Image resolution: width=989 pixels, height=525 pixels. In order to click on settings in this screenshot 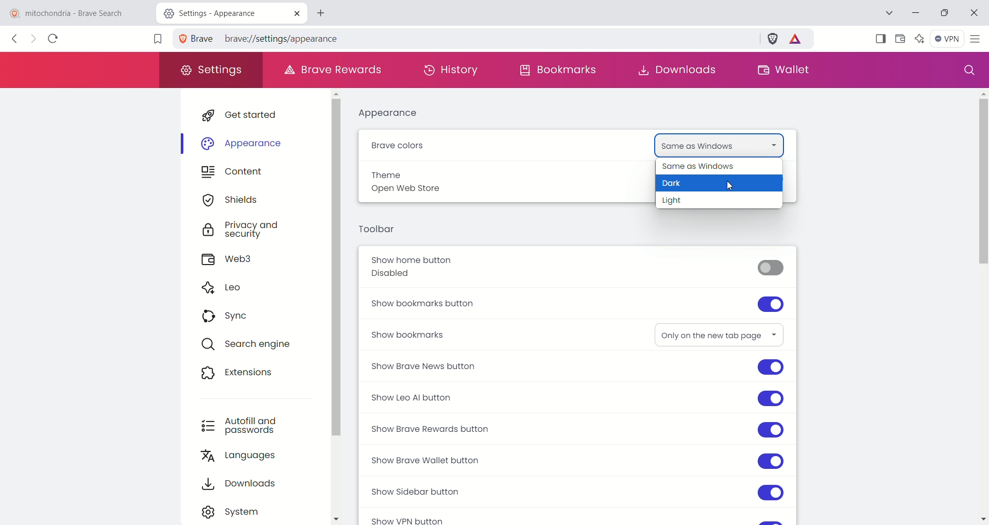, I will do `click(211, 71)`.